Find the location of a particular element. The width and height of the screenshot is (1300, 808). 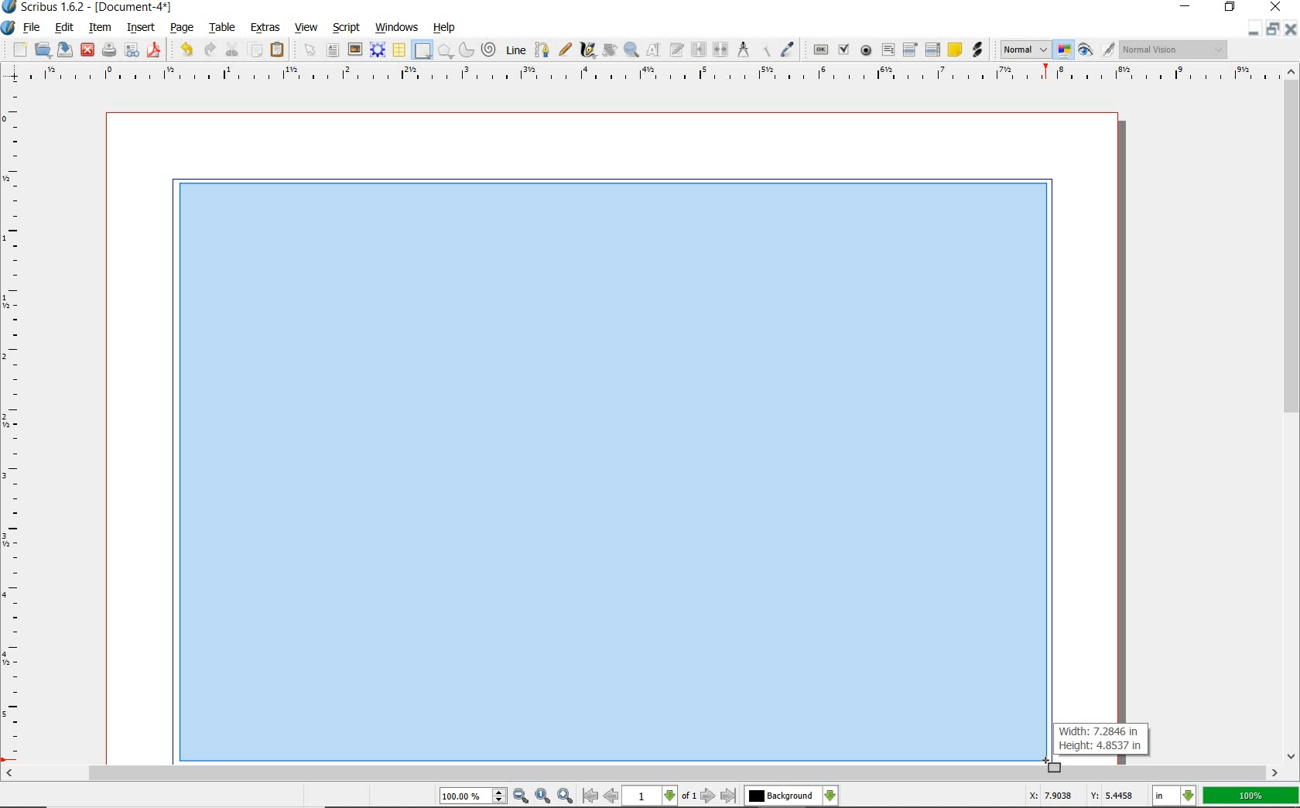

save is located at coordinates (66, 50).